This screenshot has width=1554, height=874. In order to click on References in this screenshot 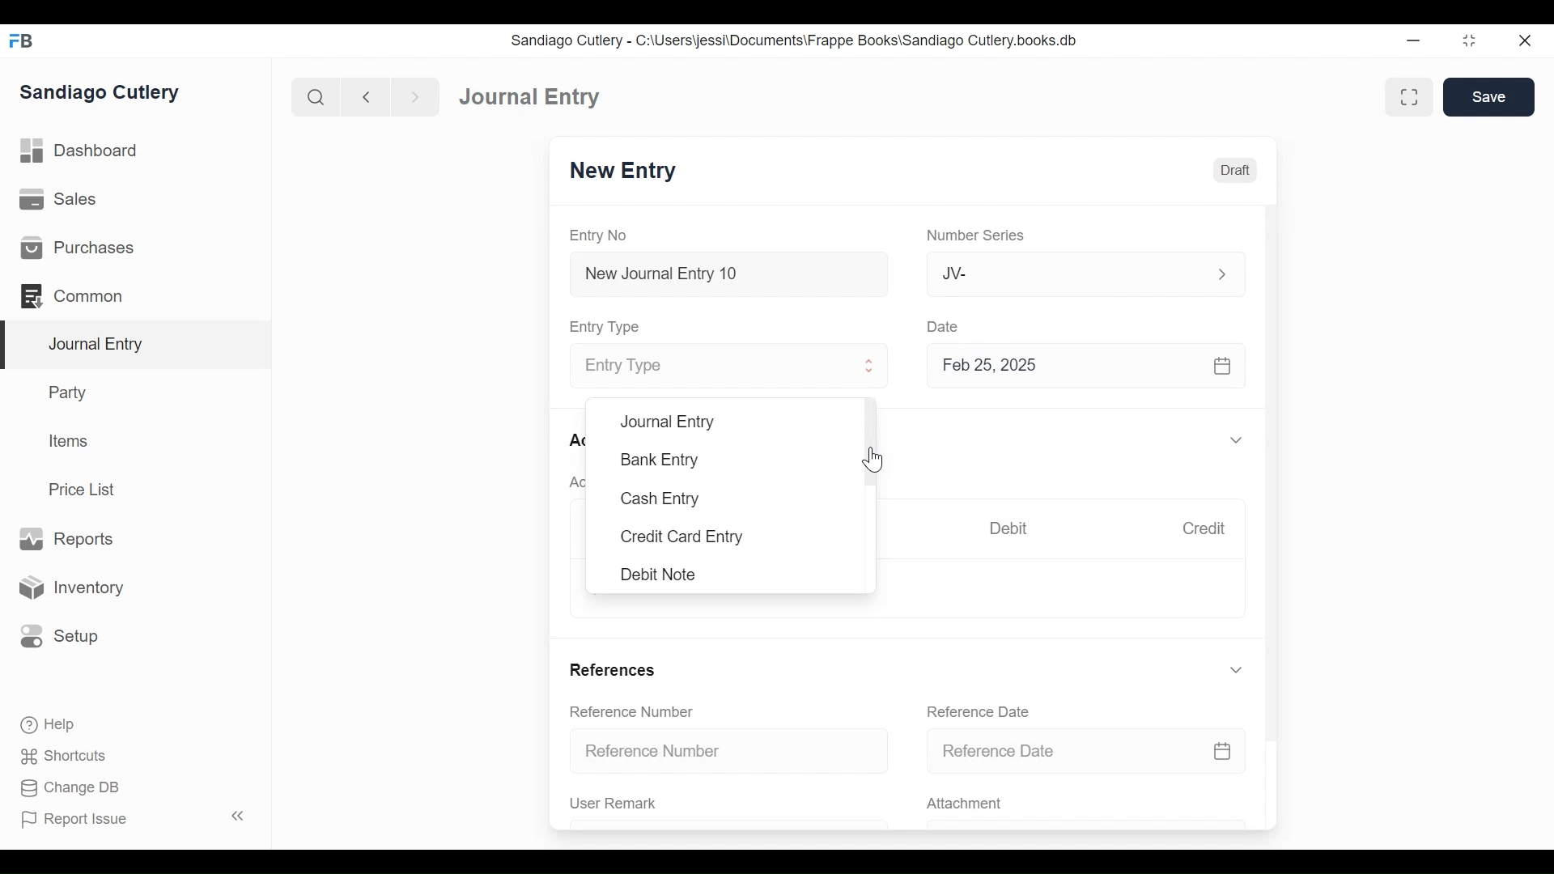, I will do `click(615, 668)`.